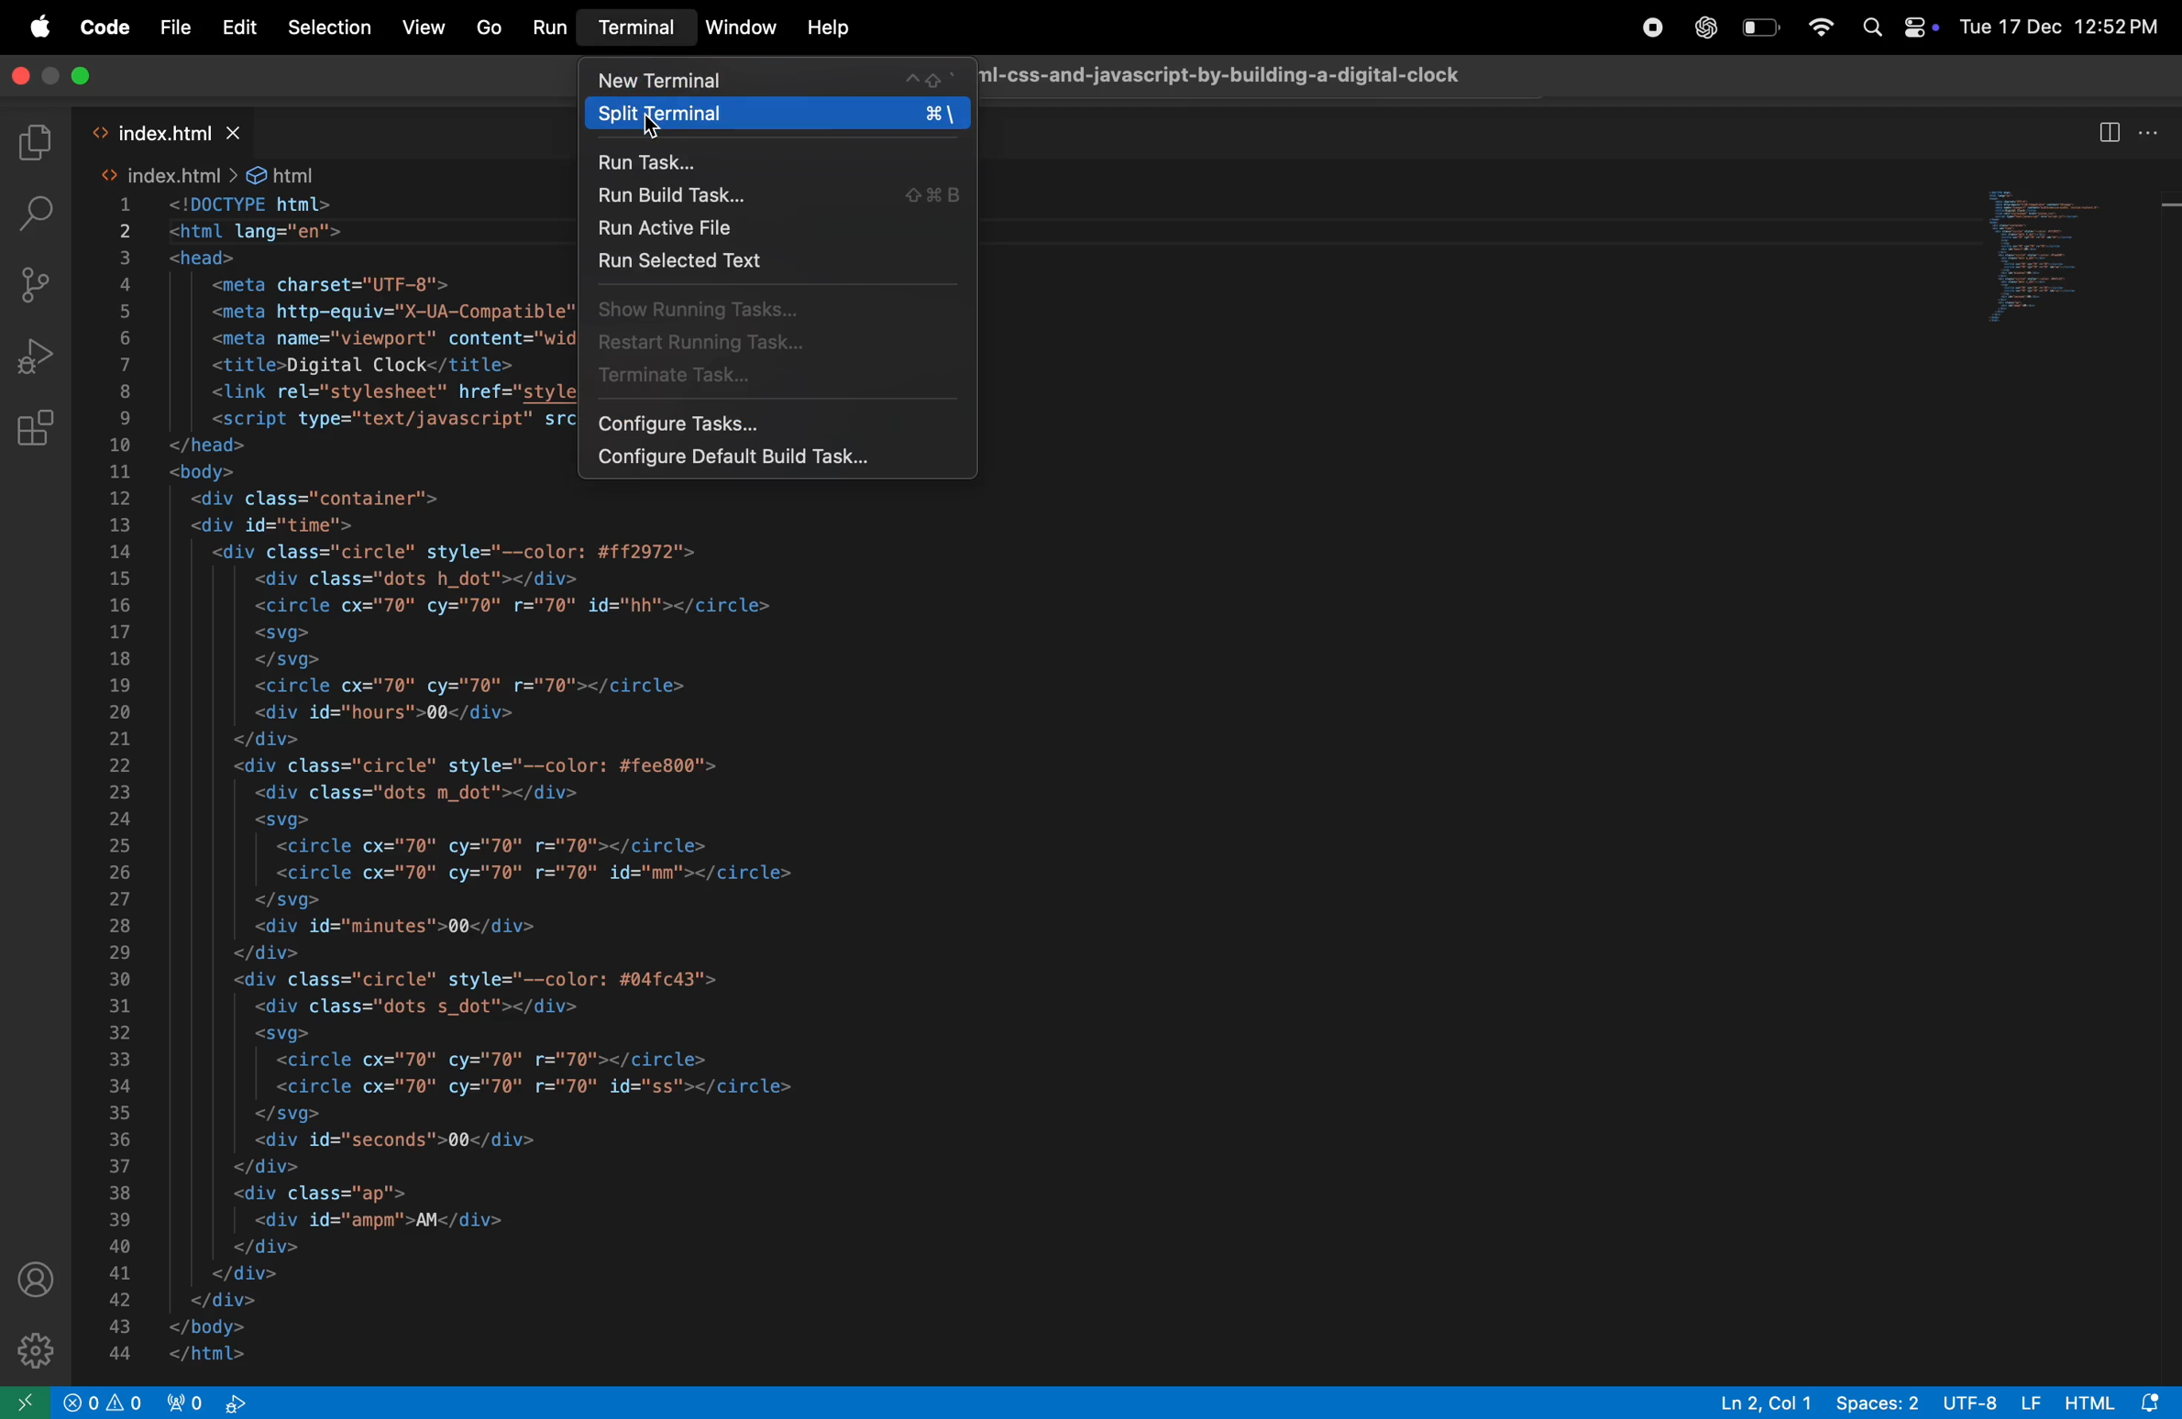 This screenshot has width=2182, height=1419. What do you see at coordinates (175, 133) in the screenshot?
I see `index.html` at bounding box center [175, 133].